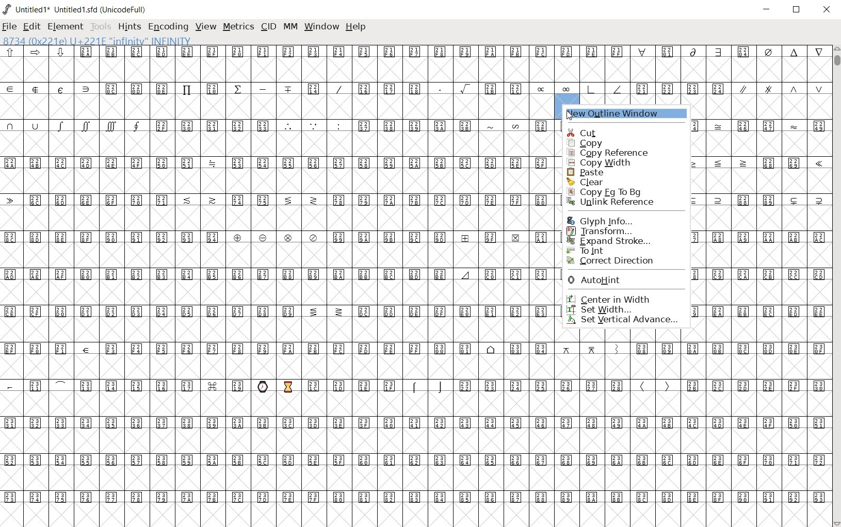 This screenshot has height=527, width=841. What do you see at coordinates (626, 114) in the screenshot?
I see `new outline window` at bounding box center [626, 114].